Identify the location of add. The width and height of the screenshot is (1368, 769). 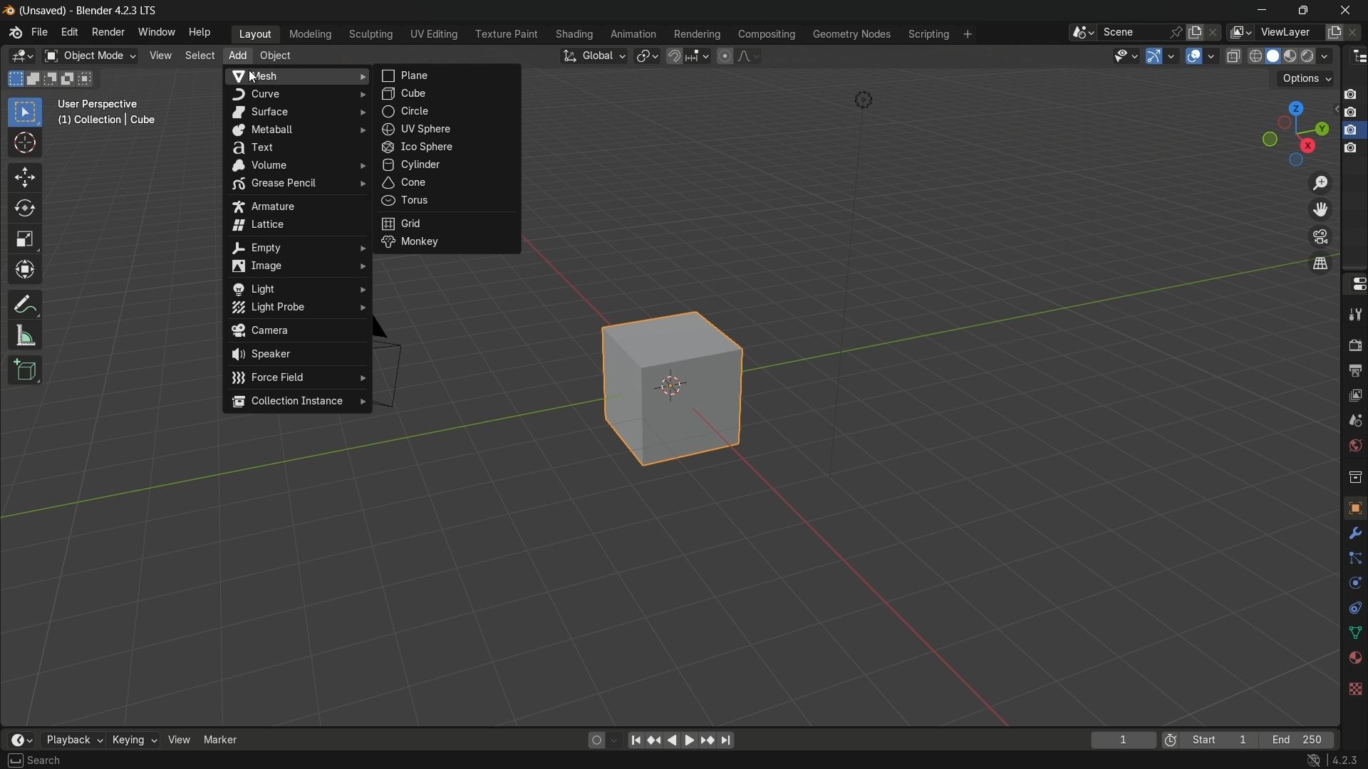
(237, 54).